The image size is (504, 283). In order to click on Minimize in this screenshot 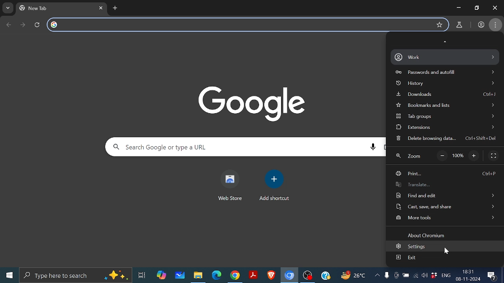, I will do `click(458, 8)`.